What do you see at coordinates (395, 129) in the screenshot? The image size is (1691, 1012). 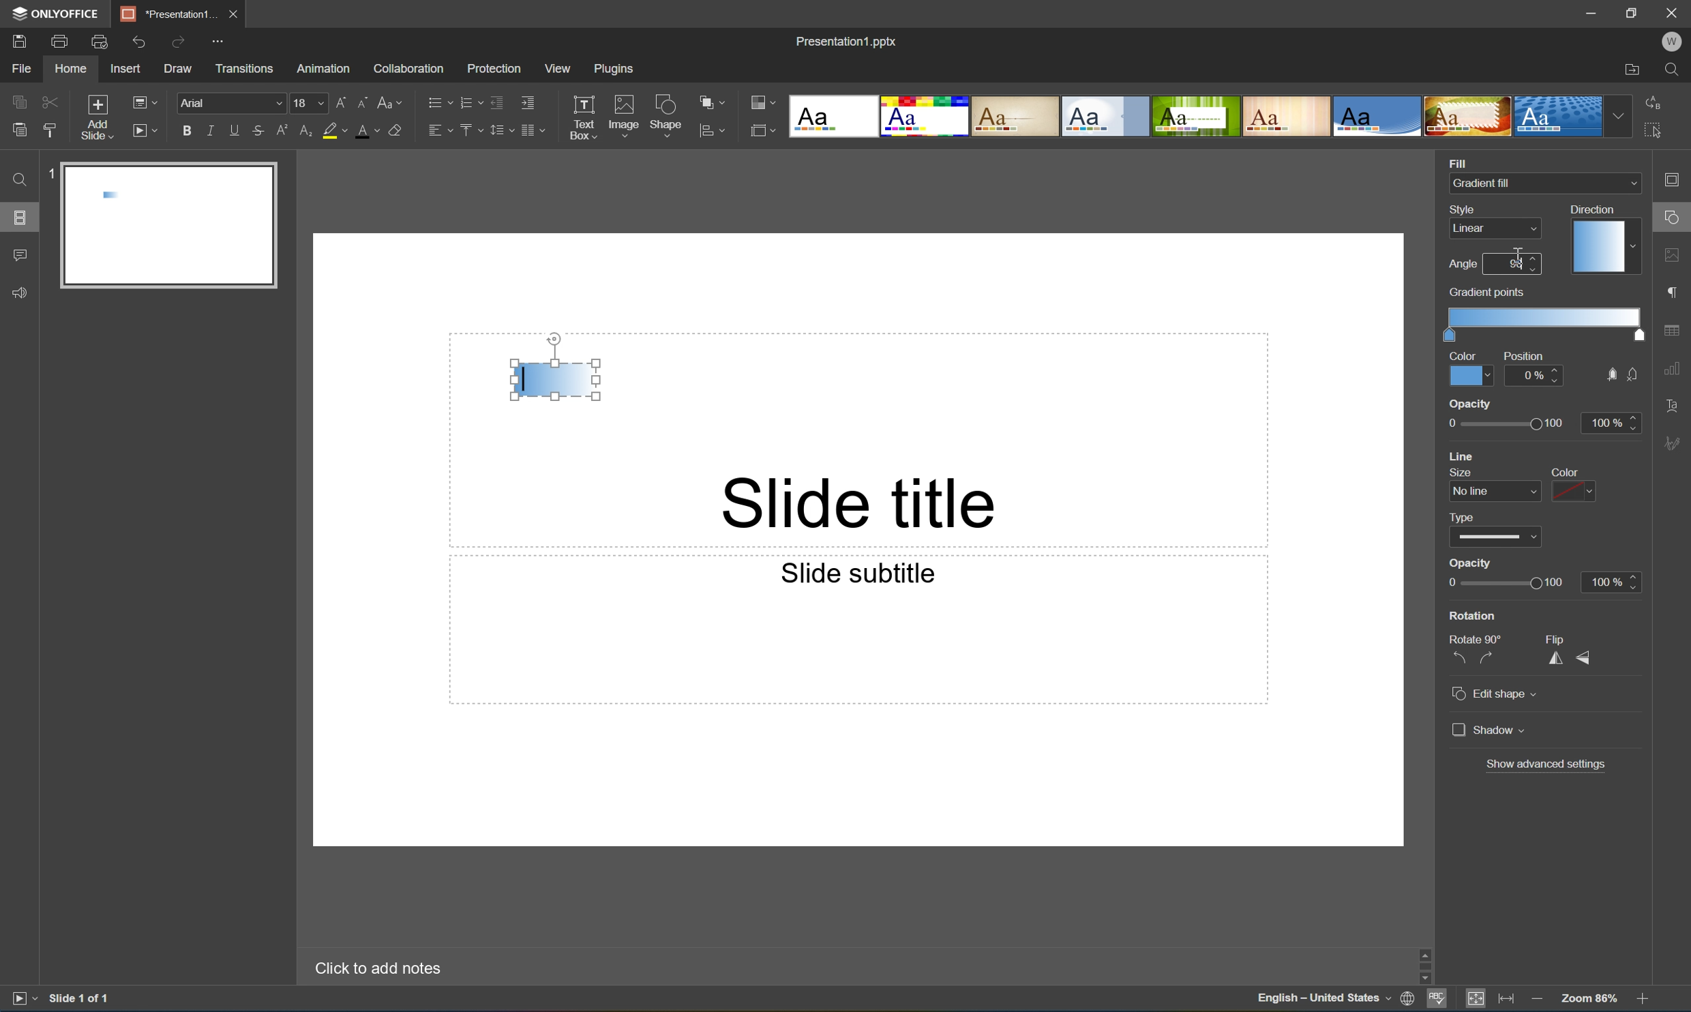 I see `Clear style` at bounding box center [395, 129].